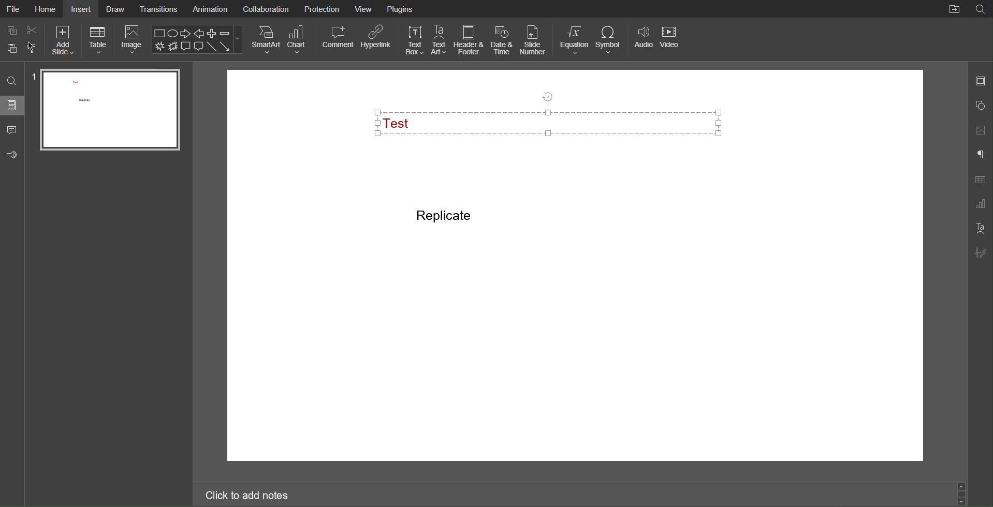  What do you see at coordinates (982, 8) in the screenshot?
I see `Search` at bounding box center [982, 8].